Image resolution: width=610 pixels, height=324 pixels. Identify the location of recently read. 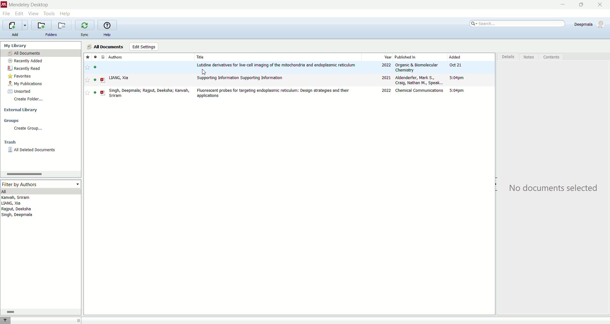
(27, 68).